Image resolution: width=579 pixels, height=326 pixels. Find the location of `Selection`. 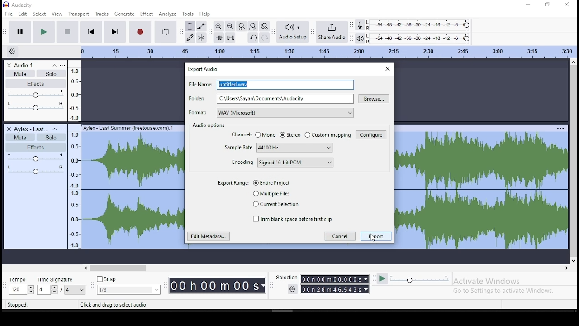

Selection is located at coordinates (287, 278).